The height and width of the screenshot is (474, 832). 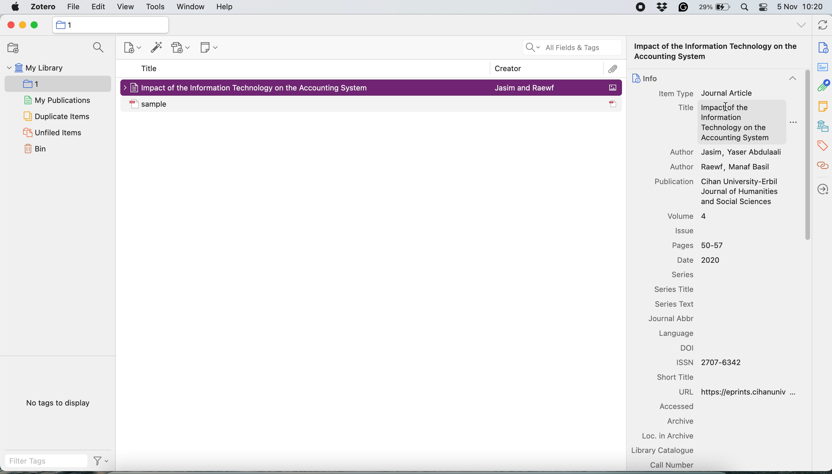 I want to click on cursor, so click(x=727, y=108).